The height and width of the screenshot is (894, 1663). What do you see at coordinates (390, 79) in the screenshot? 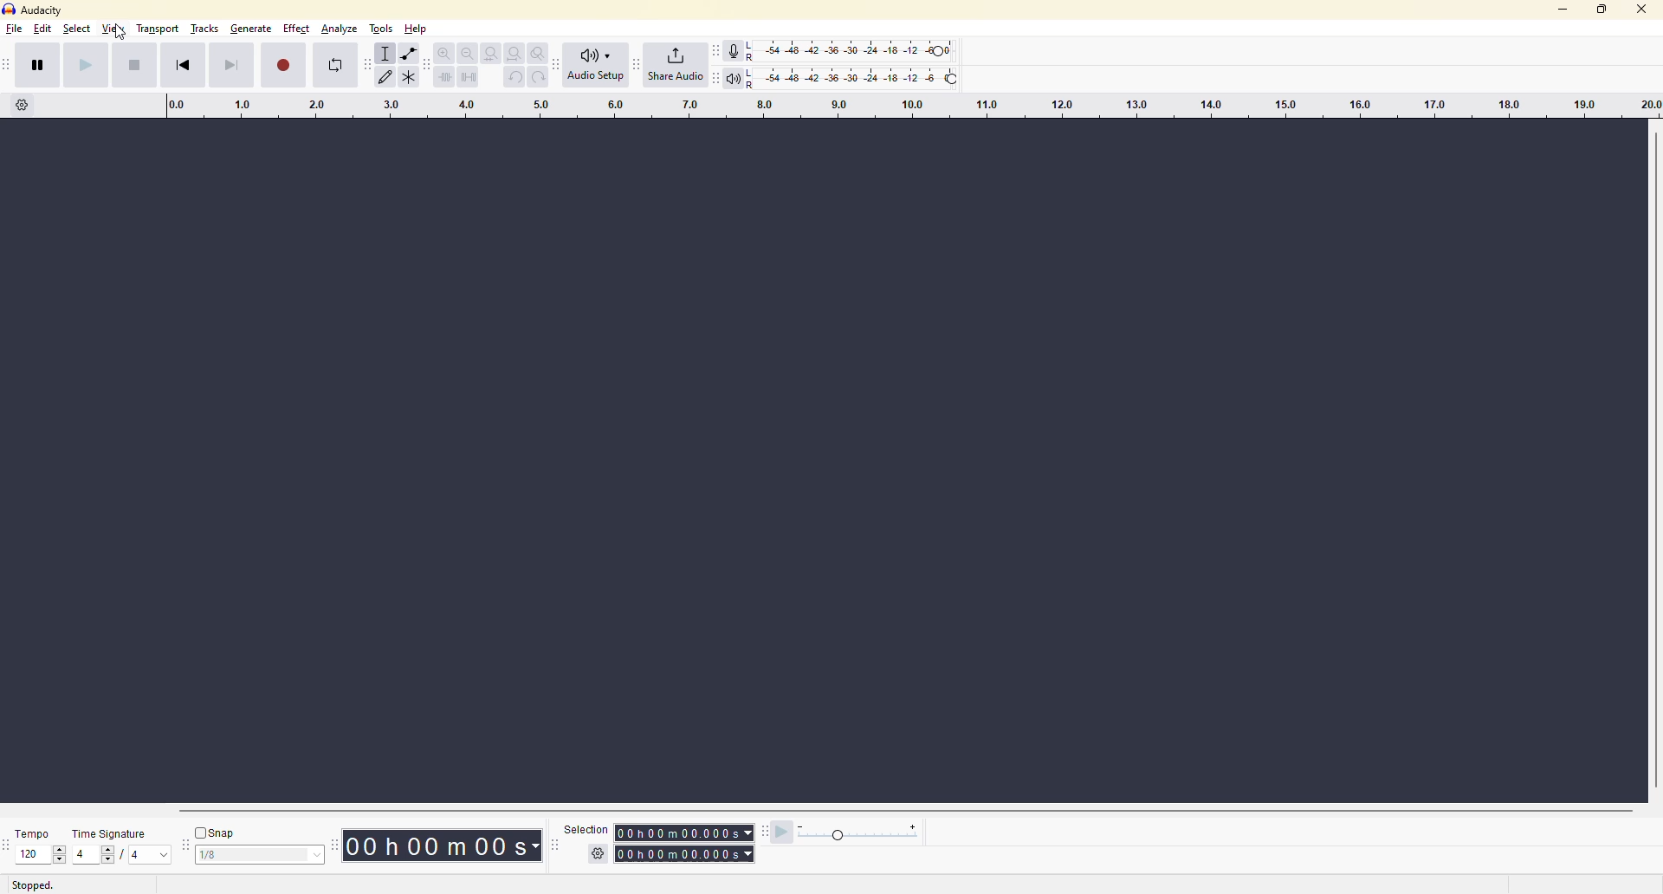
I see `draw tool` at bounding box center [390, 79].